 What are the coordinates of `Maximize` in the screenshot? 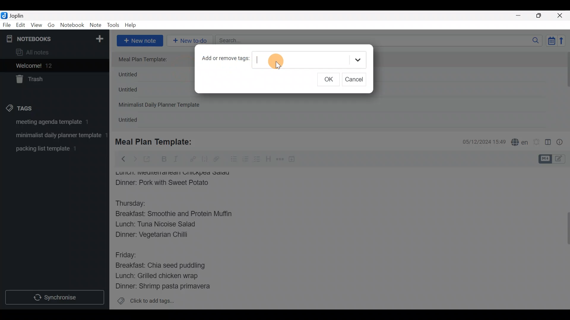 It's located at (542, 16).